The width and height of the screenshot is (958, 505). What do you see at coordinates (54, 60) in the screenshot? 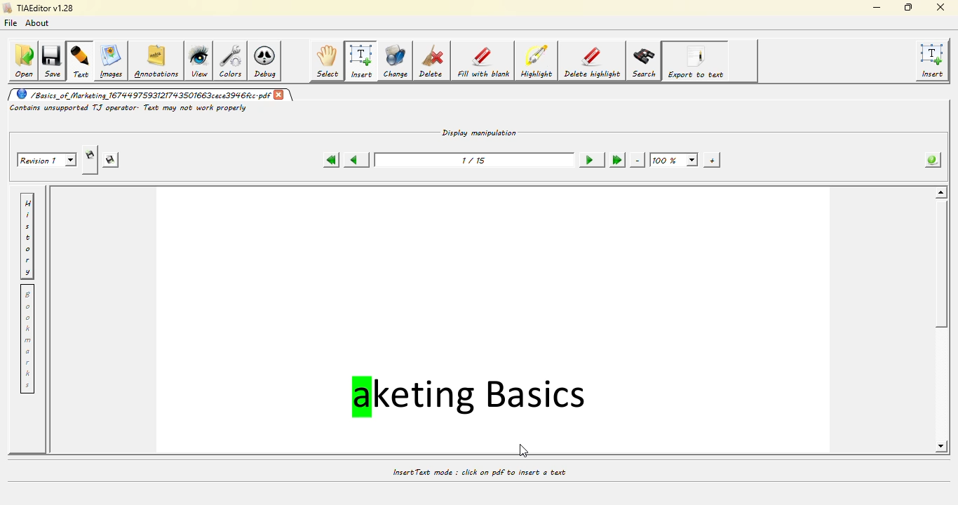
I see `save` at bounding box center [54, 60].